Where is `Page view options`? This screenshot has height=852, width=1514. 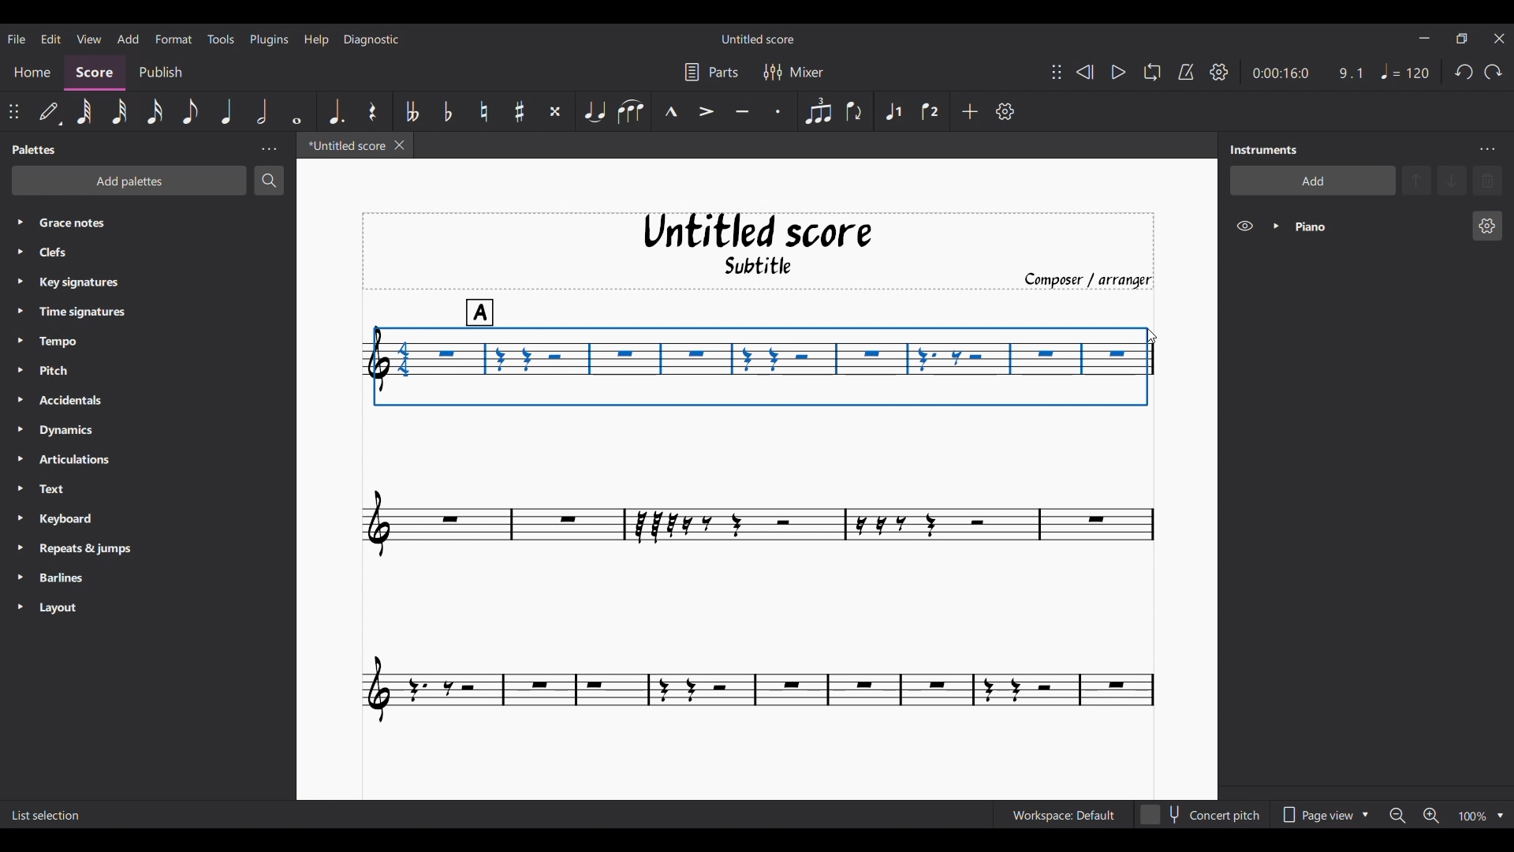 Page view options is located at coordinates (1324, 815).